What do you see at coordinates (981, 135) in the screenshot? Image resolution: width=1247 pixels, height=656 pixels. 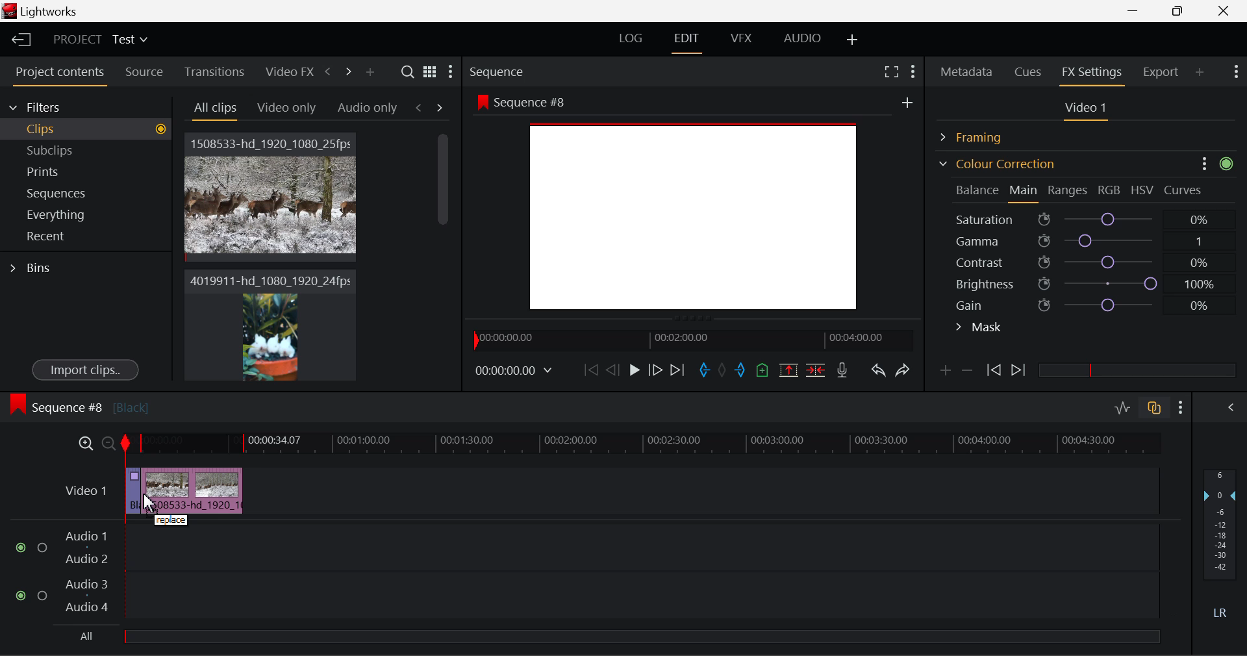 I see `Framing Section` at bounding box center [981, 135].